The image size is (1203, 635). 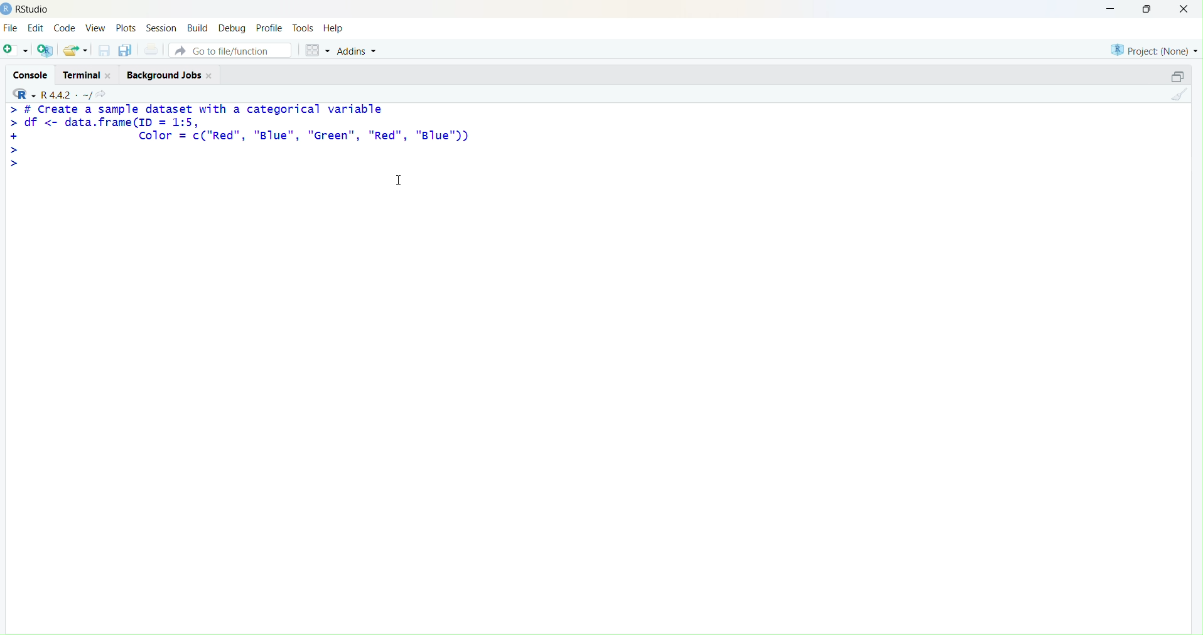 What do you see at coordinates (399, 180) in the screenshot?
I see `cursor` at bounding box center [399, 180].